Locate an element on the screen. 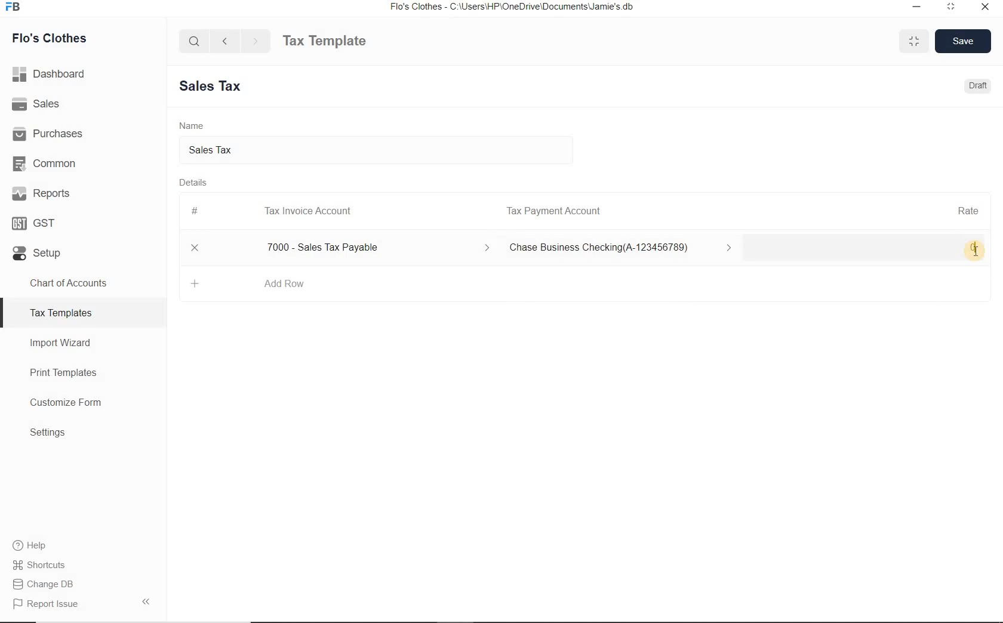  New Entry is located at coordinates (215, 87).